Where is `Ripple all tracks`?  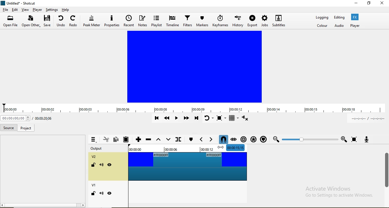
Ripple all tracks is located at coordinates (252, 138).